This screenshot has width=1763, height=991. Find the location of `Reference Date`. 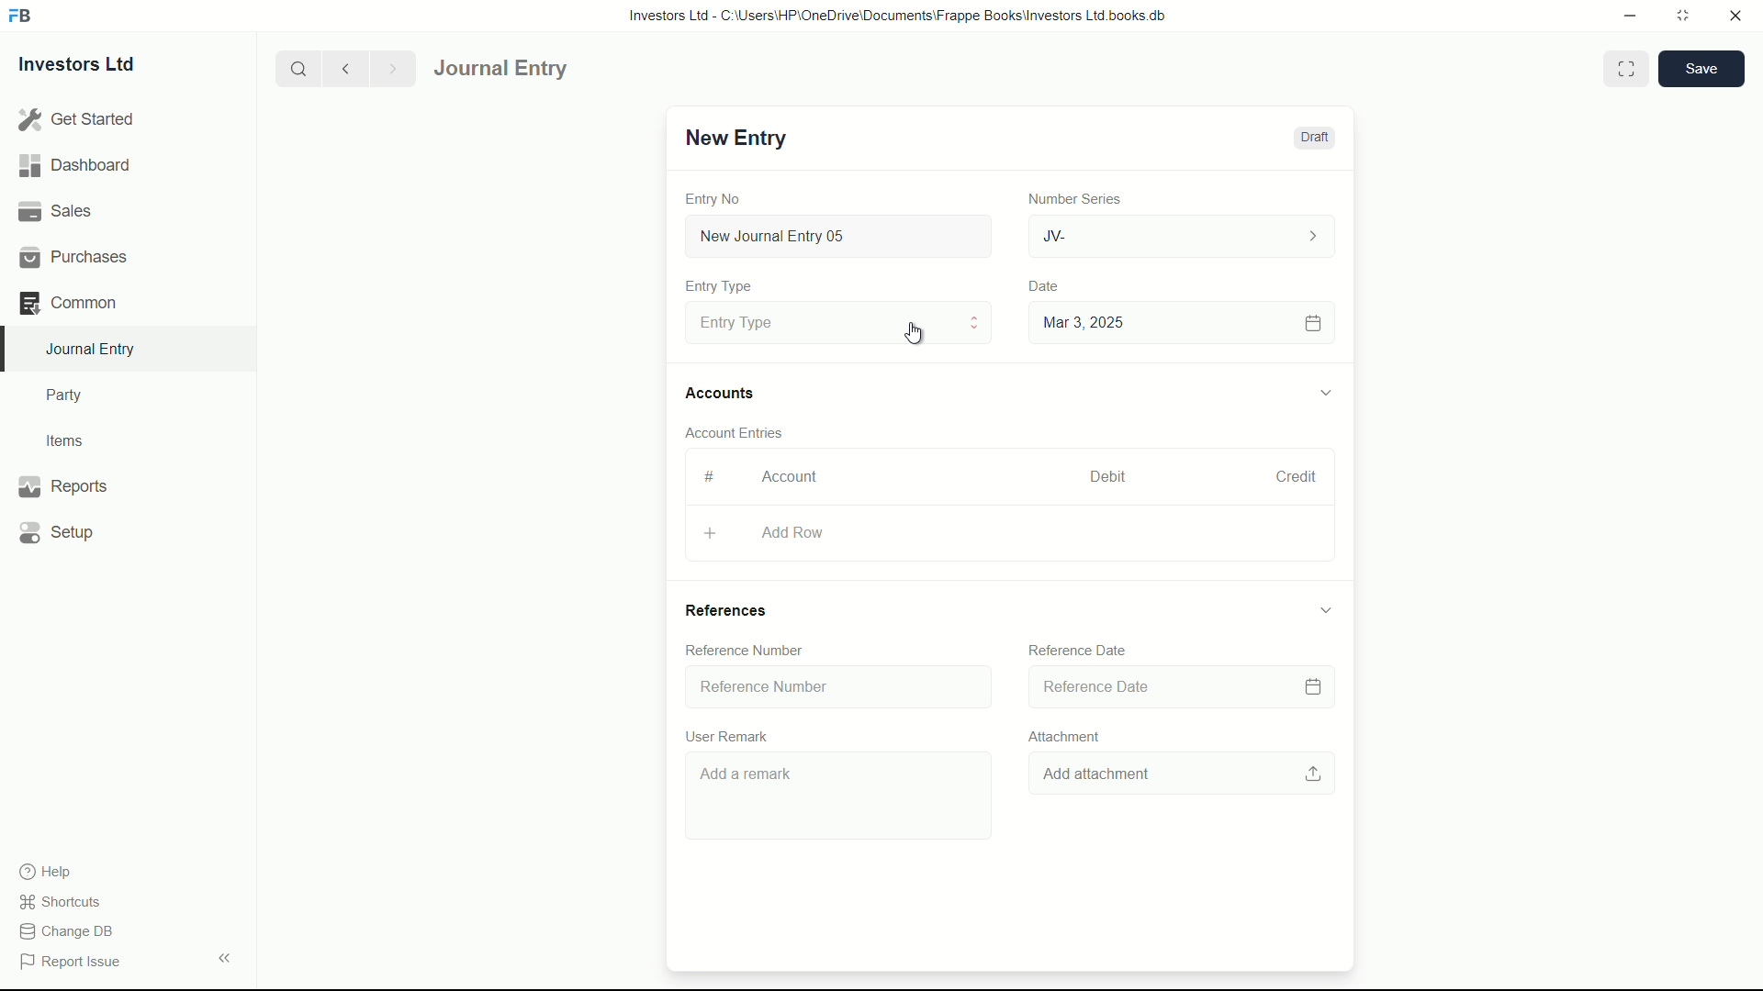

Reference Date is located at coordinates (1175, 688).